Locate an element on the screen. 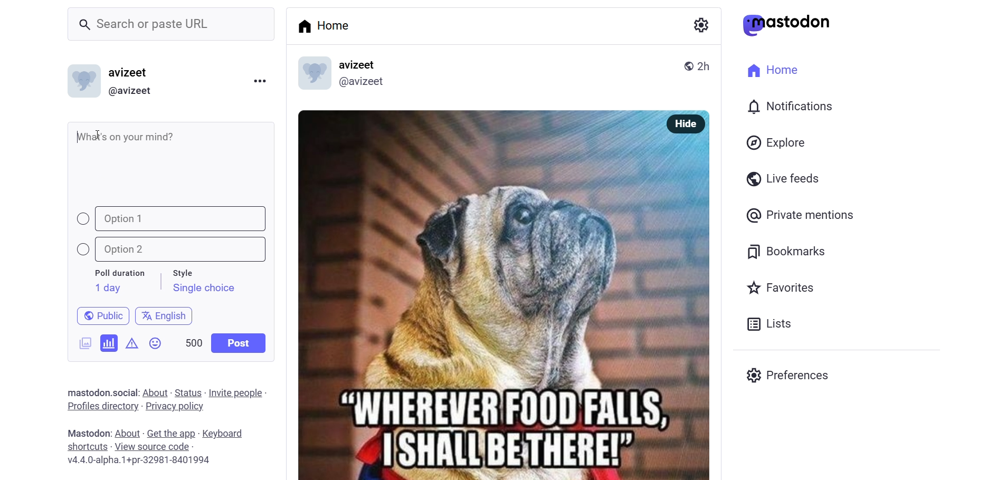  2h is located at coordinates (708, 61).